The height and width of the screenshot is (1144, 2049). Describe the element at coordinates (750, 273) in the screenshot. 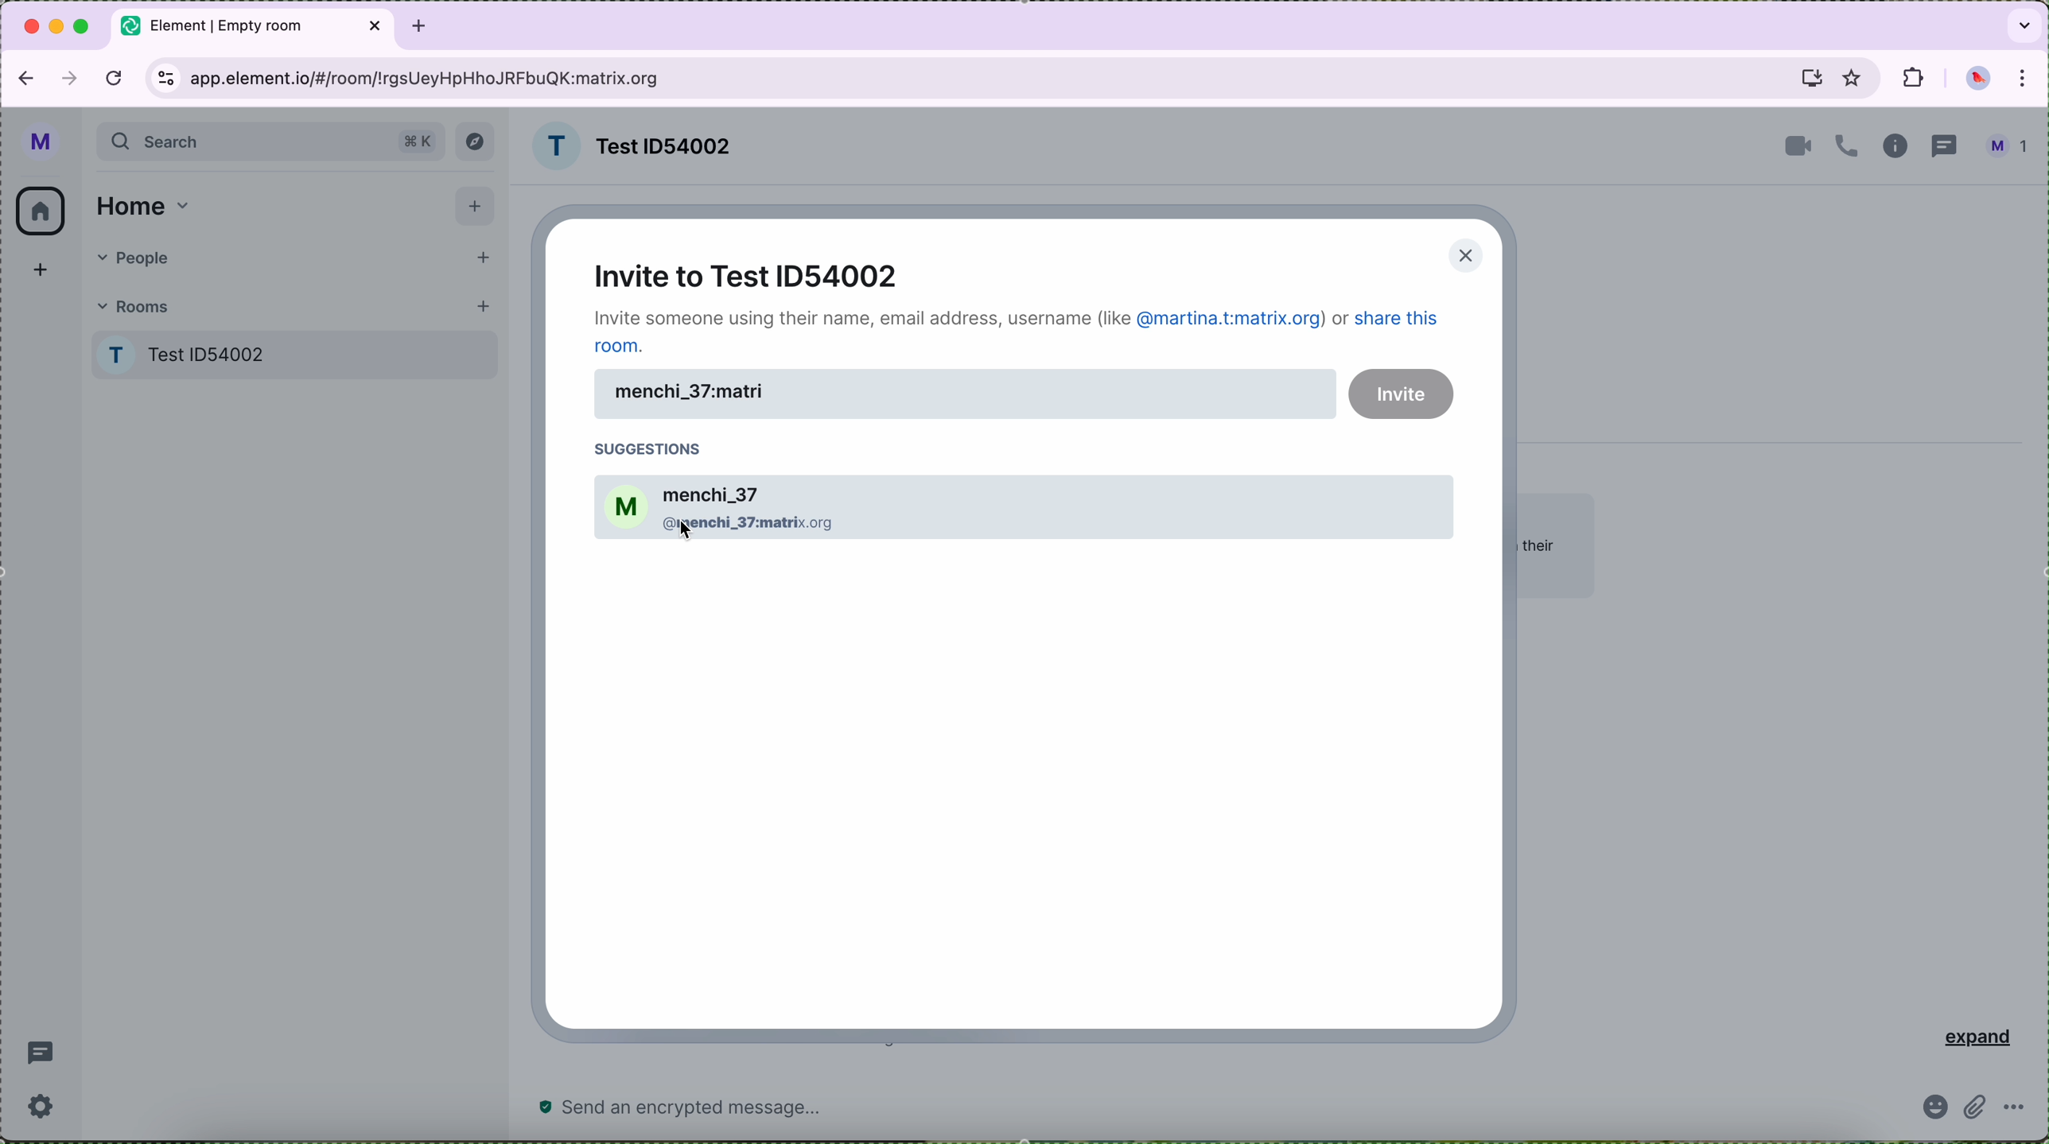

I see `invite to test ID` at that location.